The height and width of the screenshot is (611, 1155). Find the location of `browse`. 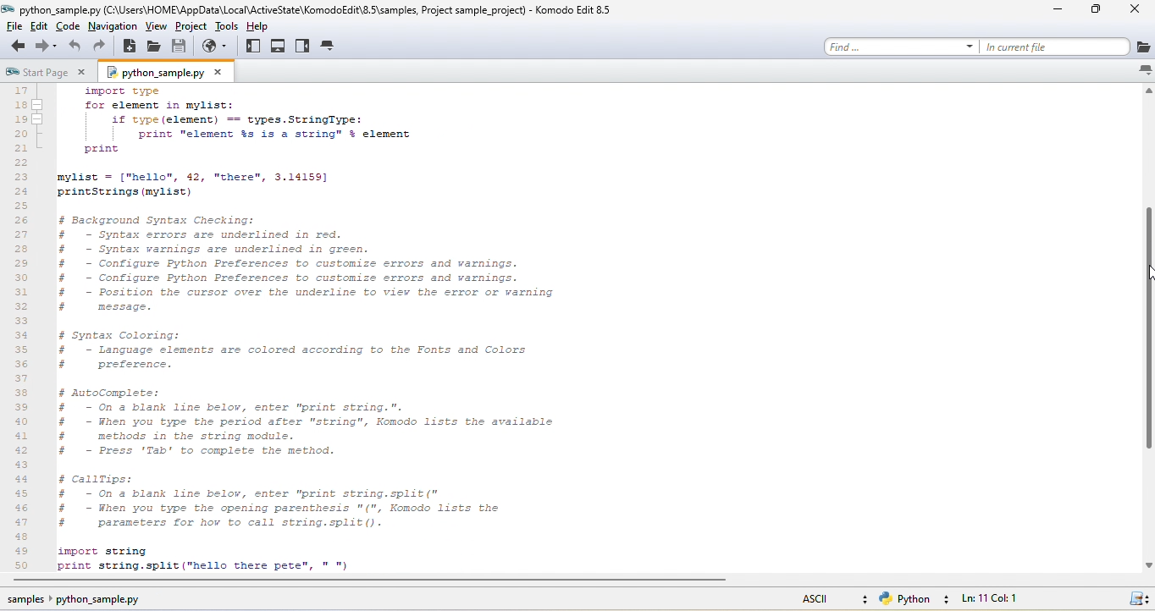

browse is located at coordinates (218, 46).